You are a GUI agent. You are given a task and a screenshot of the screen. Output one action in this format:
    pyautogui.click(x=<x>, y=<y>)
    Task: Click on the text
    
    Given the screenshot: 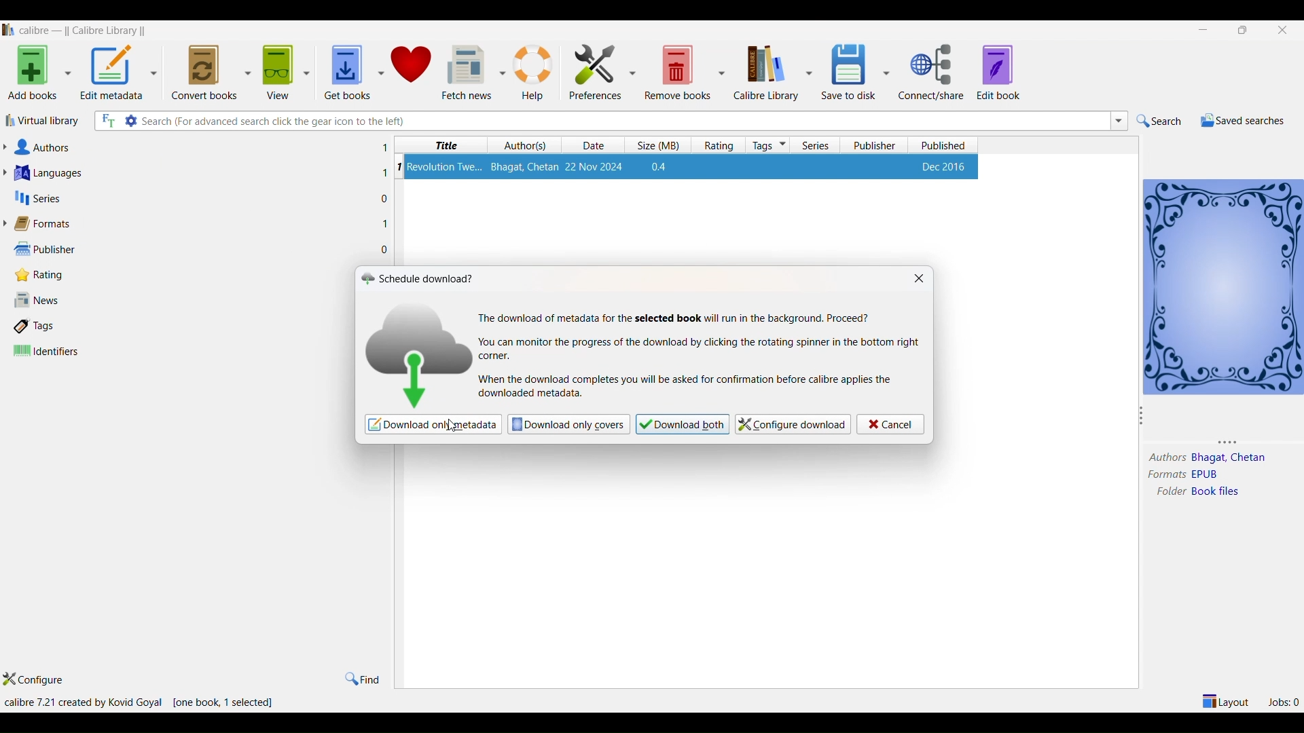 What is the action you would take?
    pyautogui.click(x=684, y=386)
    